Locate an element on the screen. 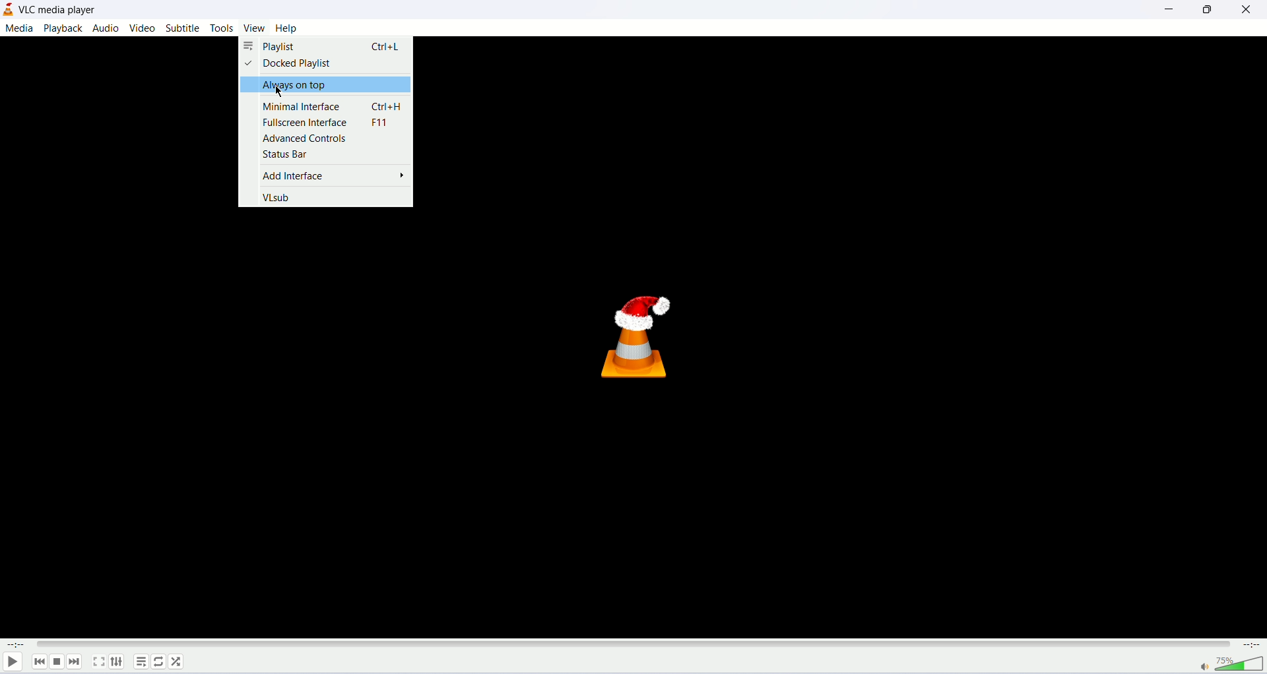  playback is located at coordinates (64, 28).